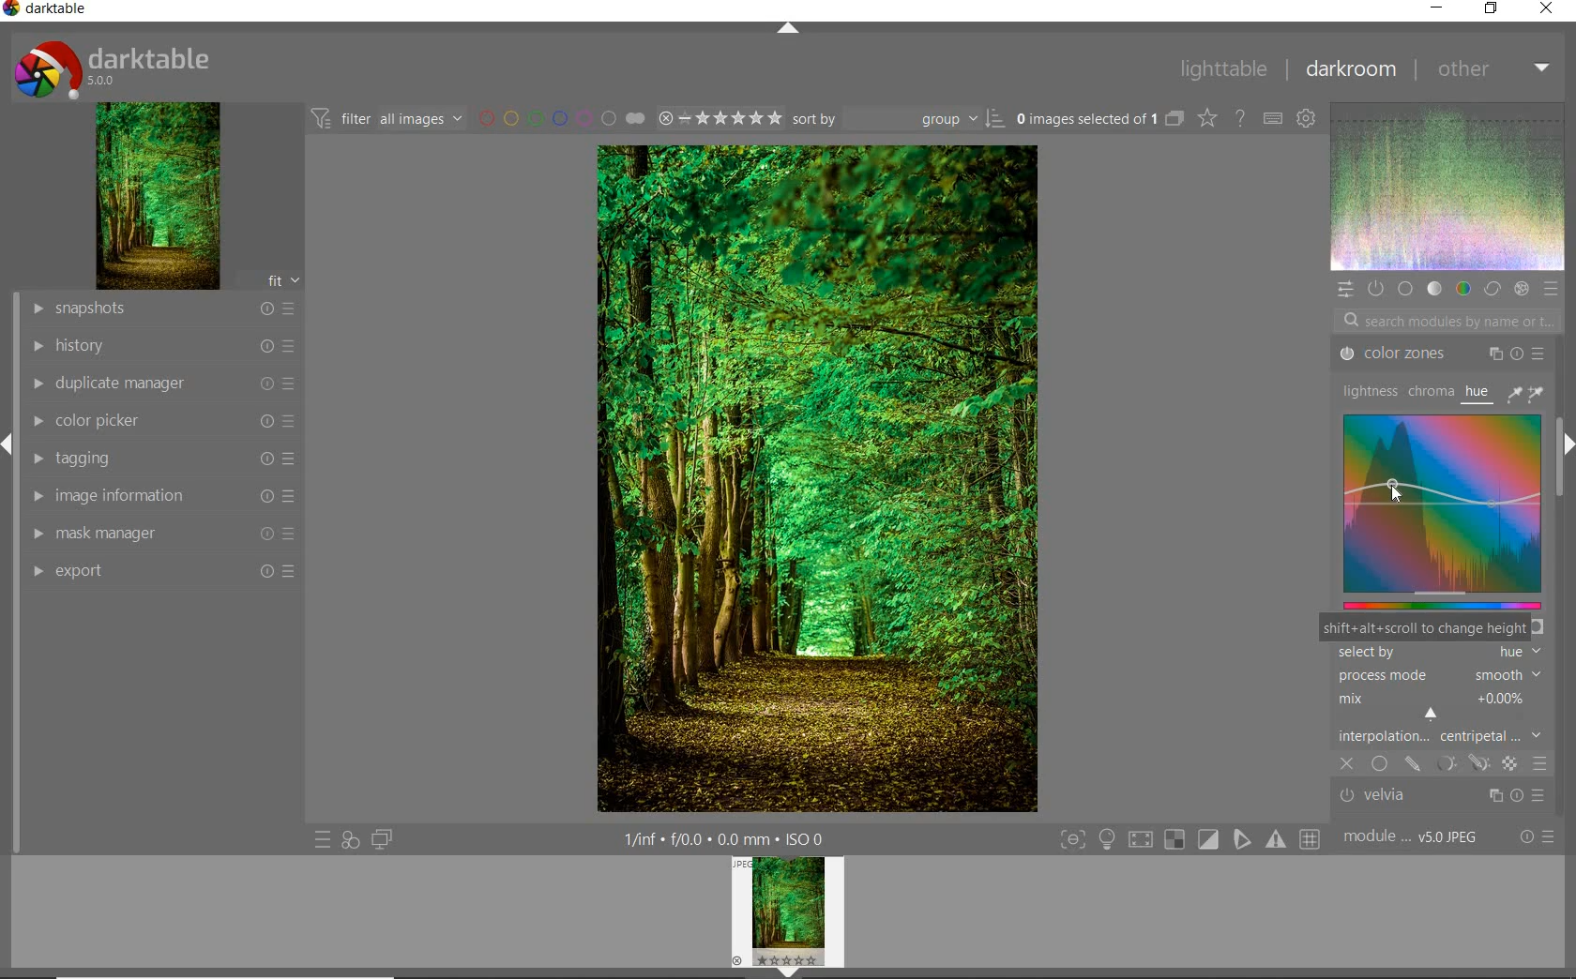  I want to click on SELECTED IMAGE RANGE RATING, so click(718, 116).